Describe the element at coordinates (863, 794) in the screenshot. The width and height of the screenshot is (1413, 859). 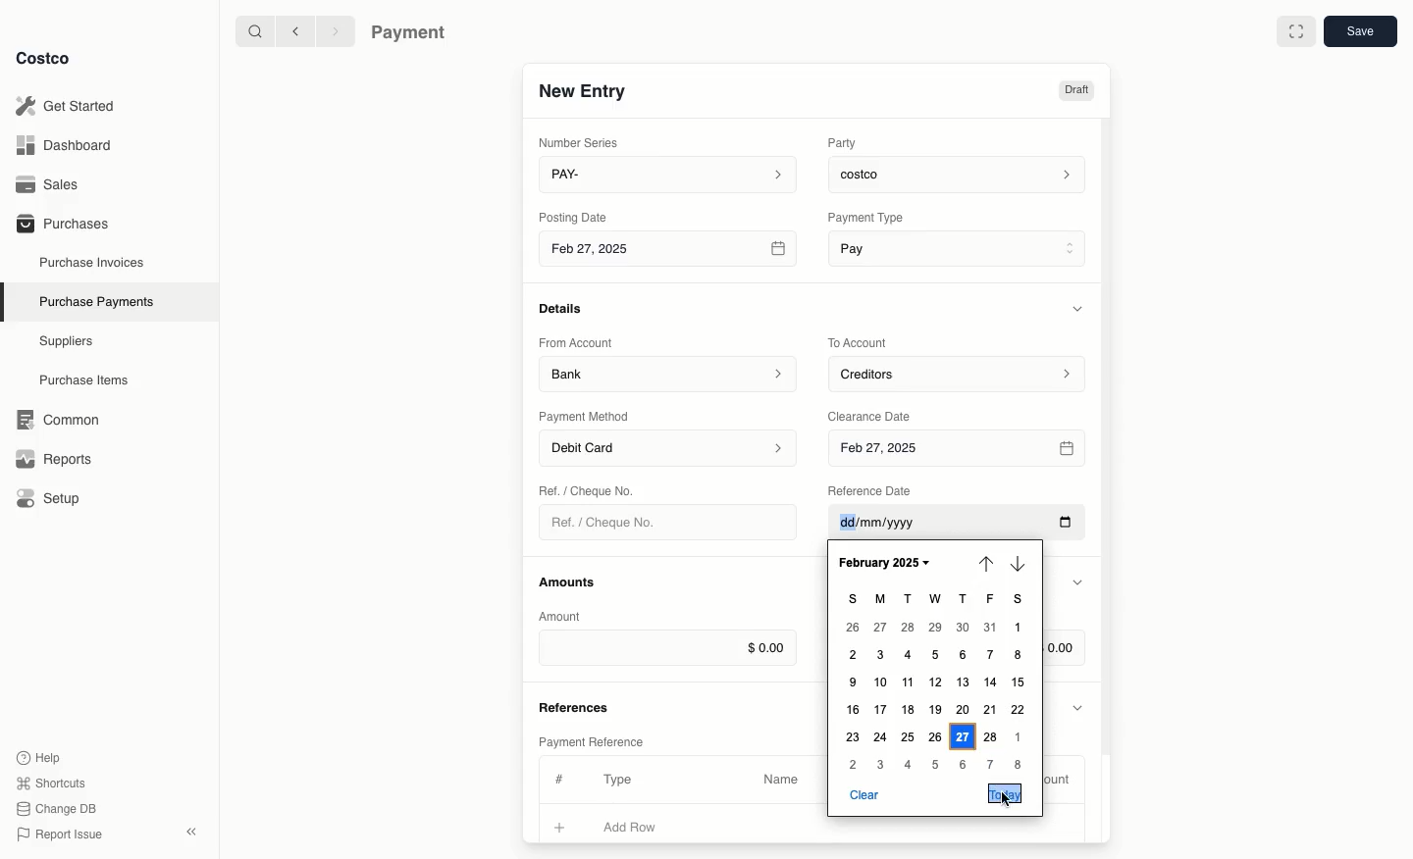
I see `Clear` at that location.